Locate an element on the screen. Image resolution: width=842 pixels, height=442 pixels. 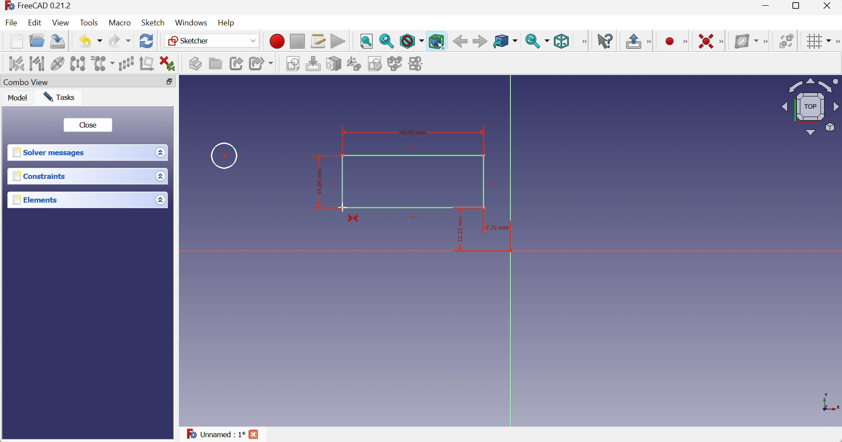
Merge sketches is located at coordinates (396, 64).